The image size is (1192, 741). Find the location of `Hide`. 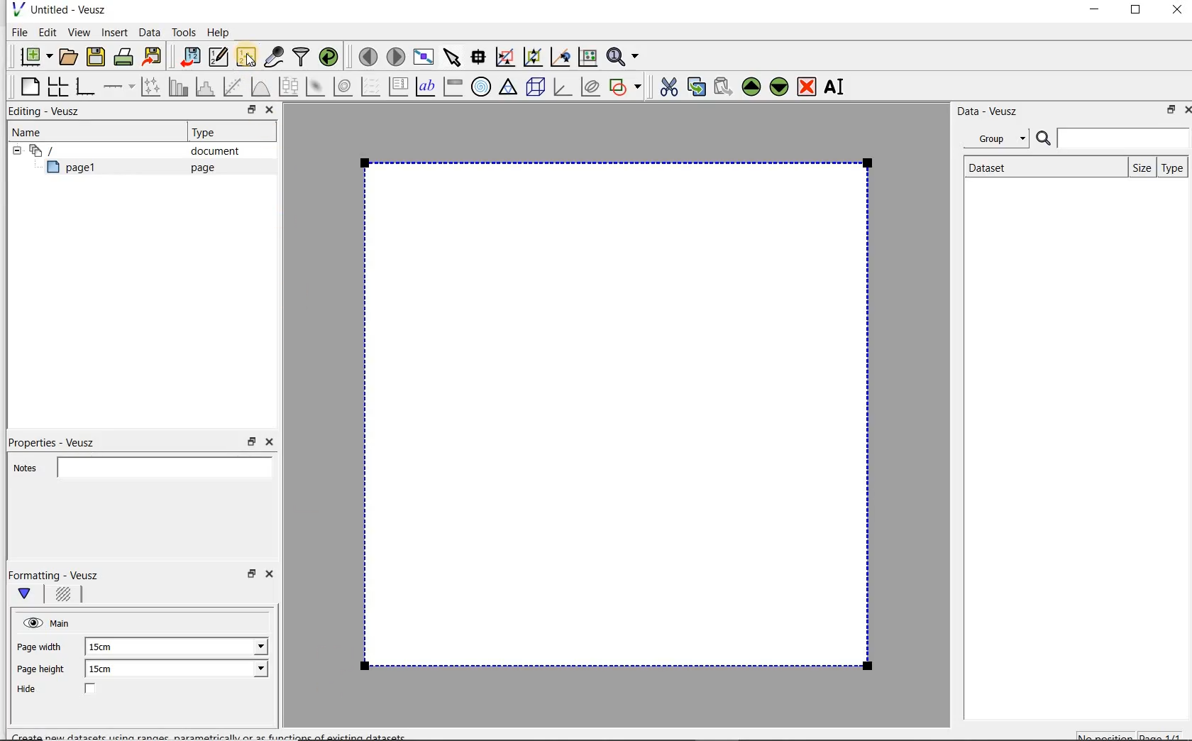

Hide is located at coordinates (70, 690).